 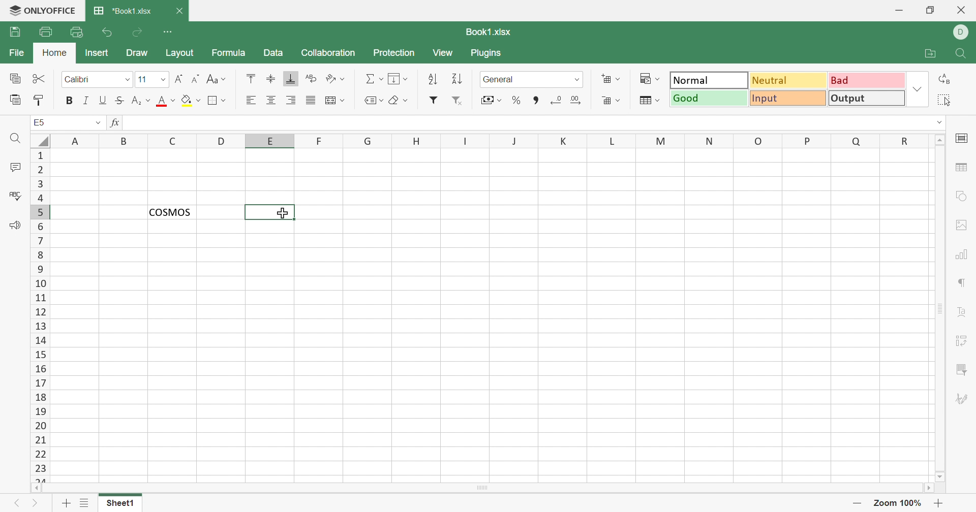 I want to click on Zoom in, so click(x=940, y=503).